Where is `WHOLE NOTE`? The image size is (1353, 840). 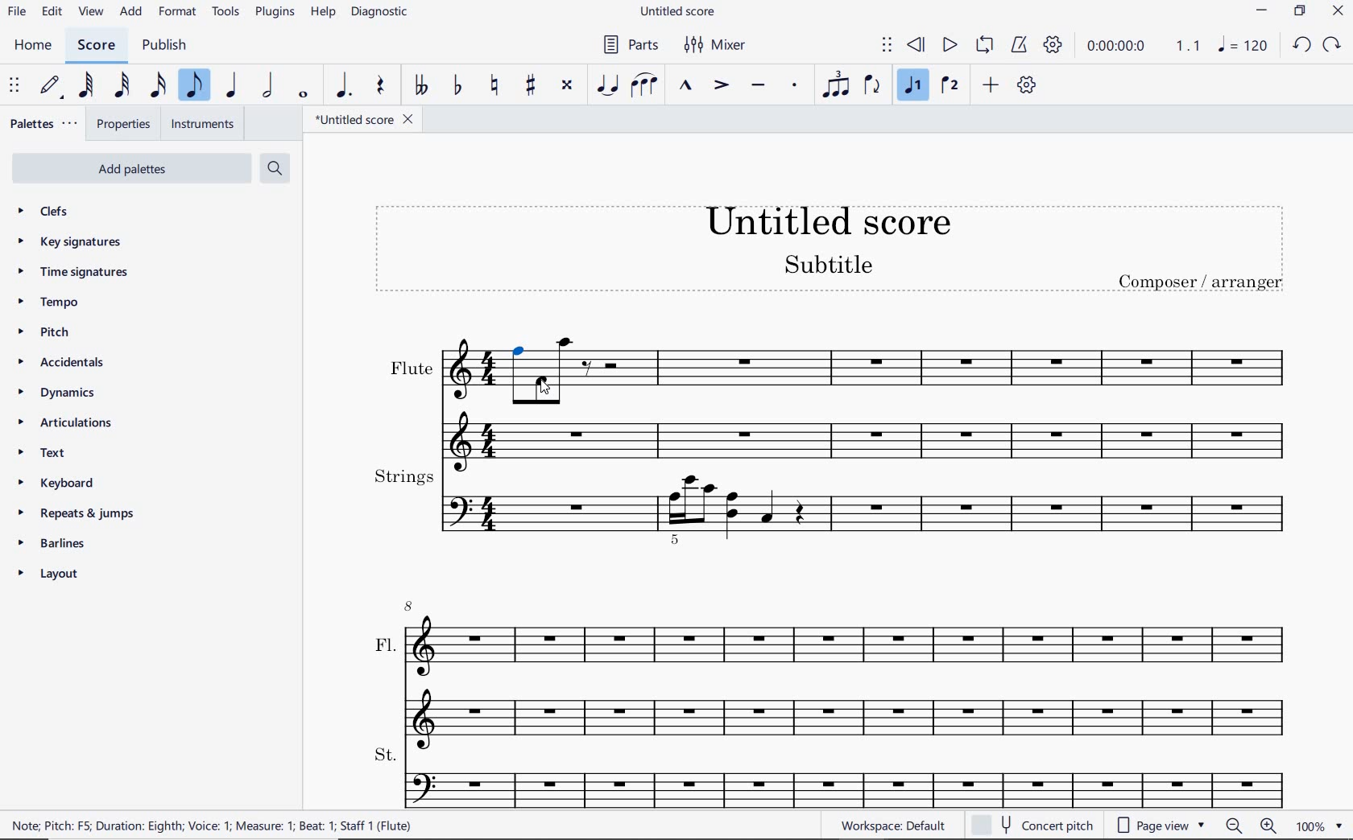
WHOLE NOTE is located at coordinates (304, 95).